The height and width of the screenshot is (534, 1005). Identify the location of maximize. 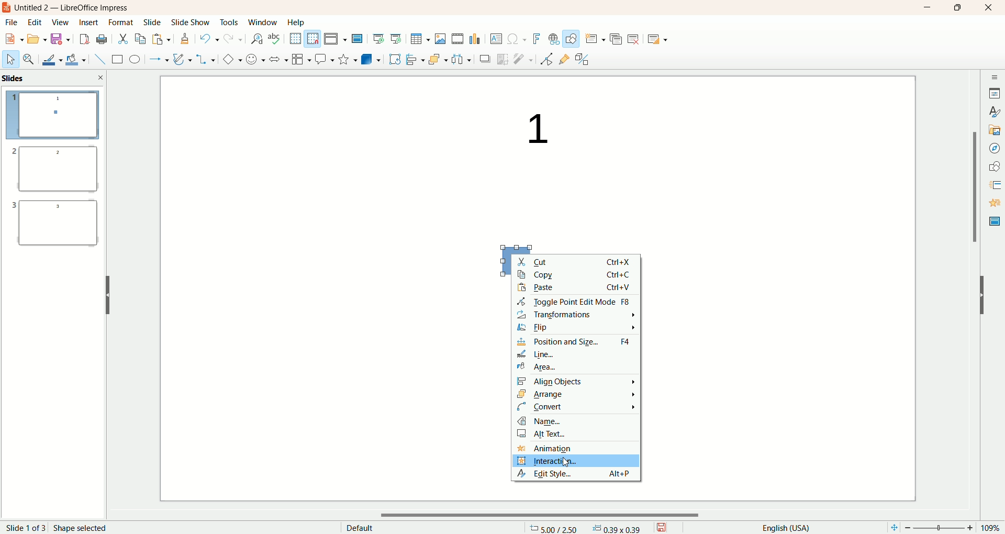
(957, 9).